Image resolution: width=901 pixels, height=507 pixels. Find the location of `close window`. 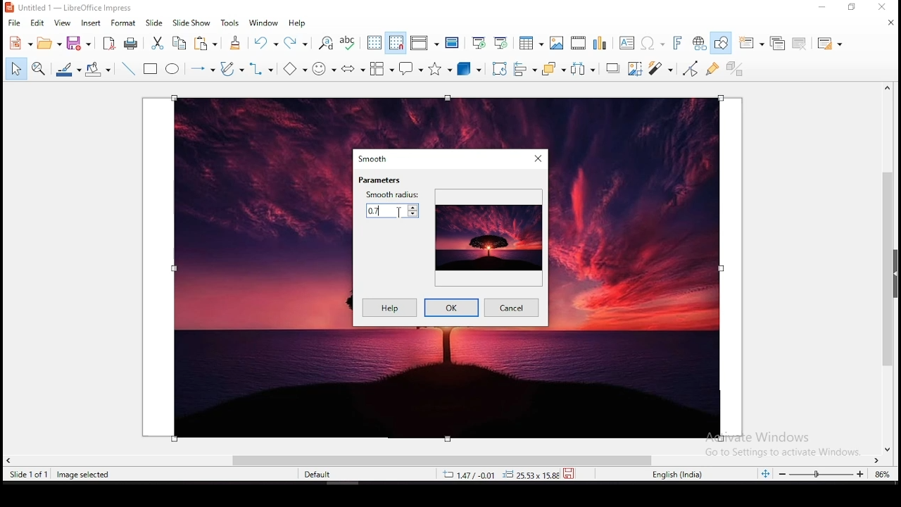

close window is located at coordinates (882, 8).